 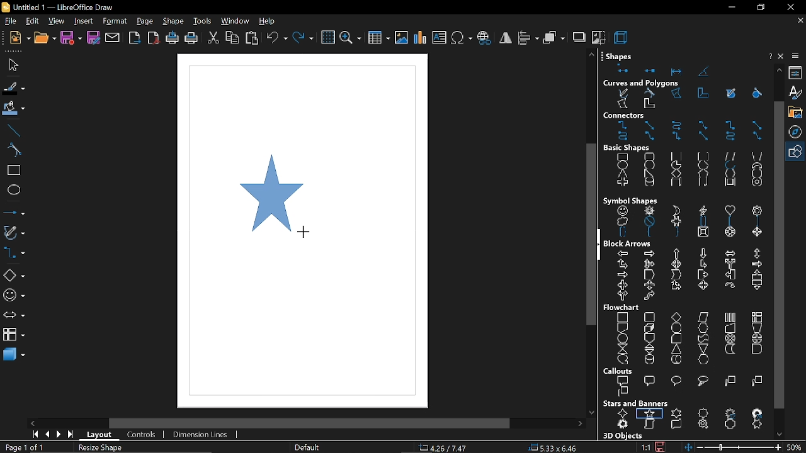 What do you see at coordinates (625, 306) in the screenshot?
I see `flowchart` at bounding box center [625, 306].